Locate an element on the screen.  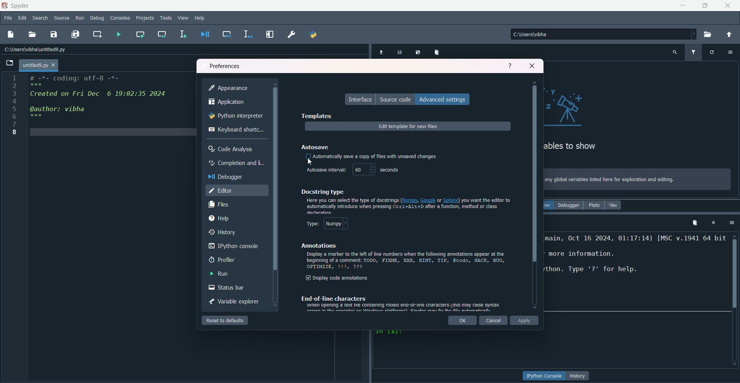
filter variable is located at coordinates (693, 52).